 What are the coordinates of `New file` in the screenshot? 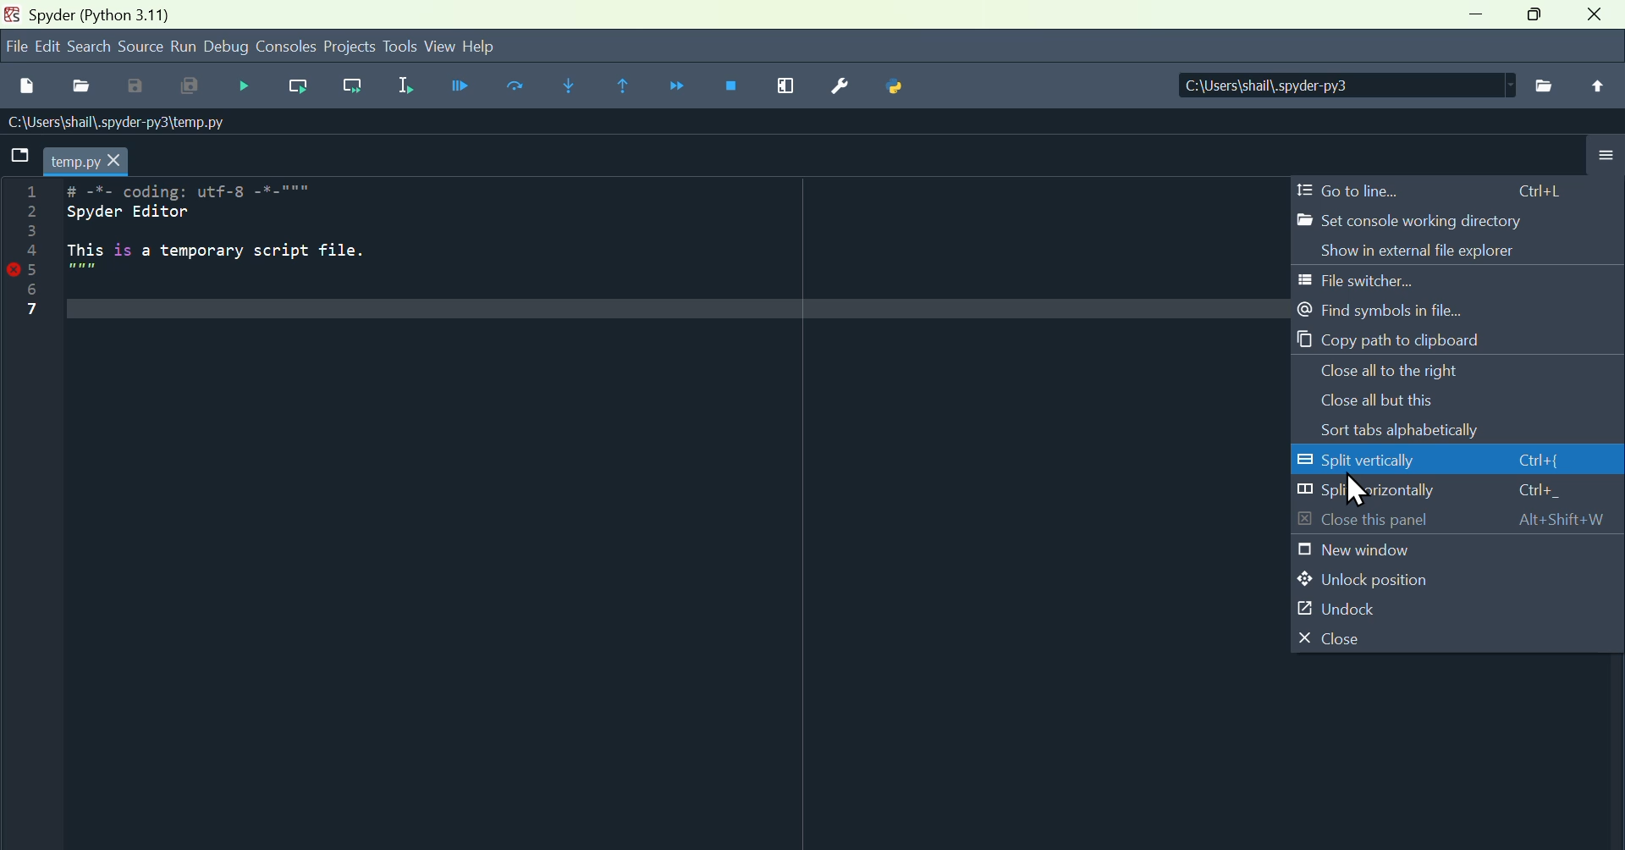 It's located at (31, 87).